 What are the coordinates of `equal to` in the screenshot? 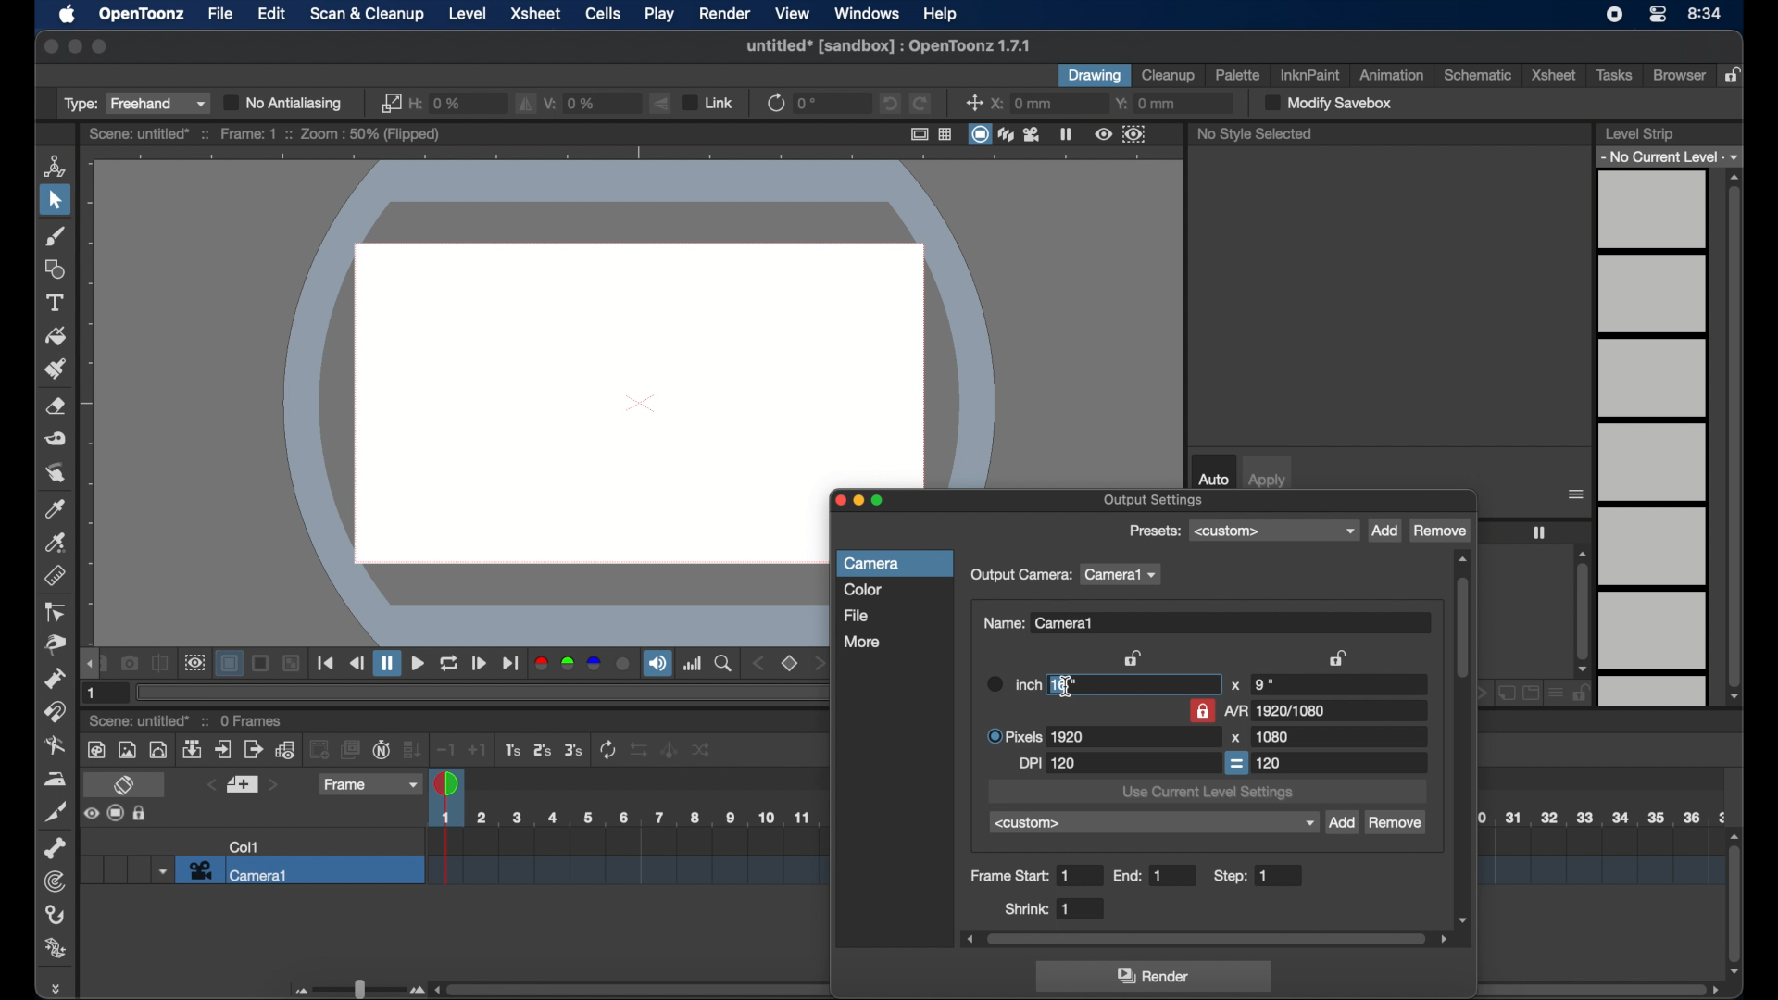 It's located at (1237, 763).